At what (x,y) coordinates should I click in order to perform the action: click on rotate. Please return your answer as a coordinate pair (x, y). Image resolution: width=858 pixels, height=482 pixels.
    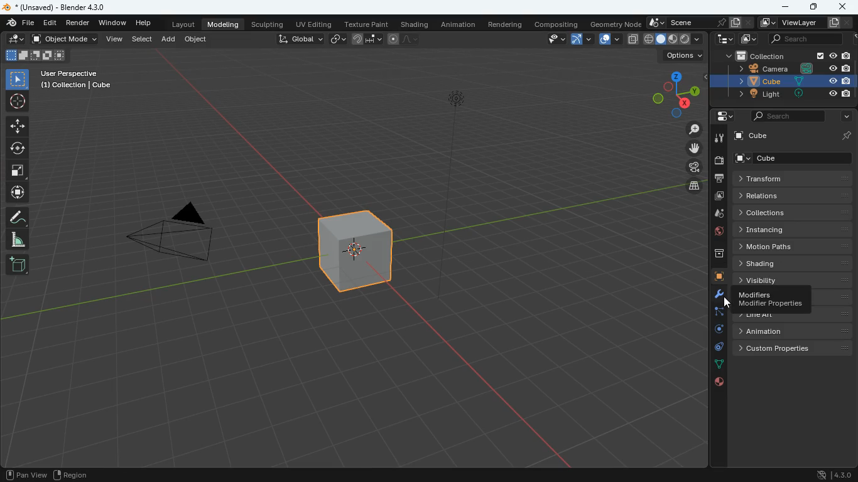
    Looking at the image, I should click on (18, 148).